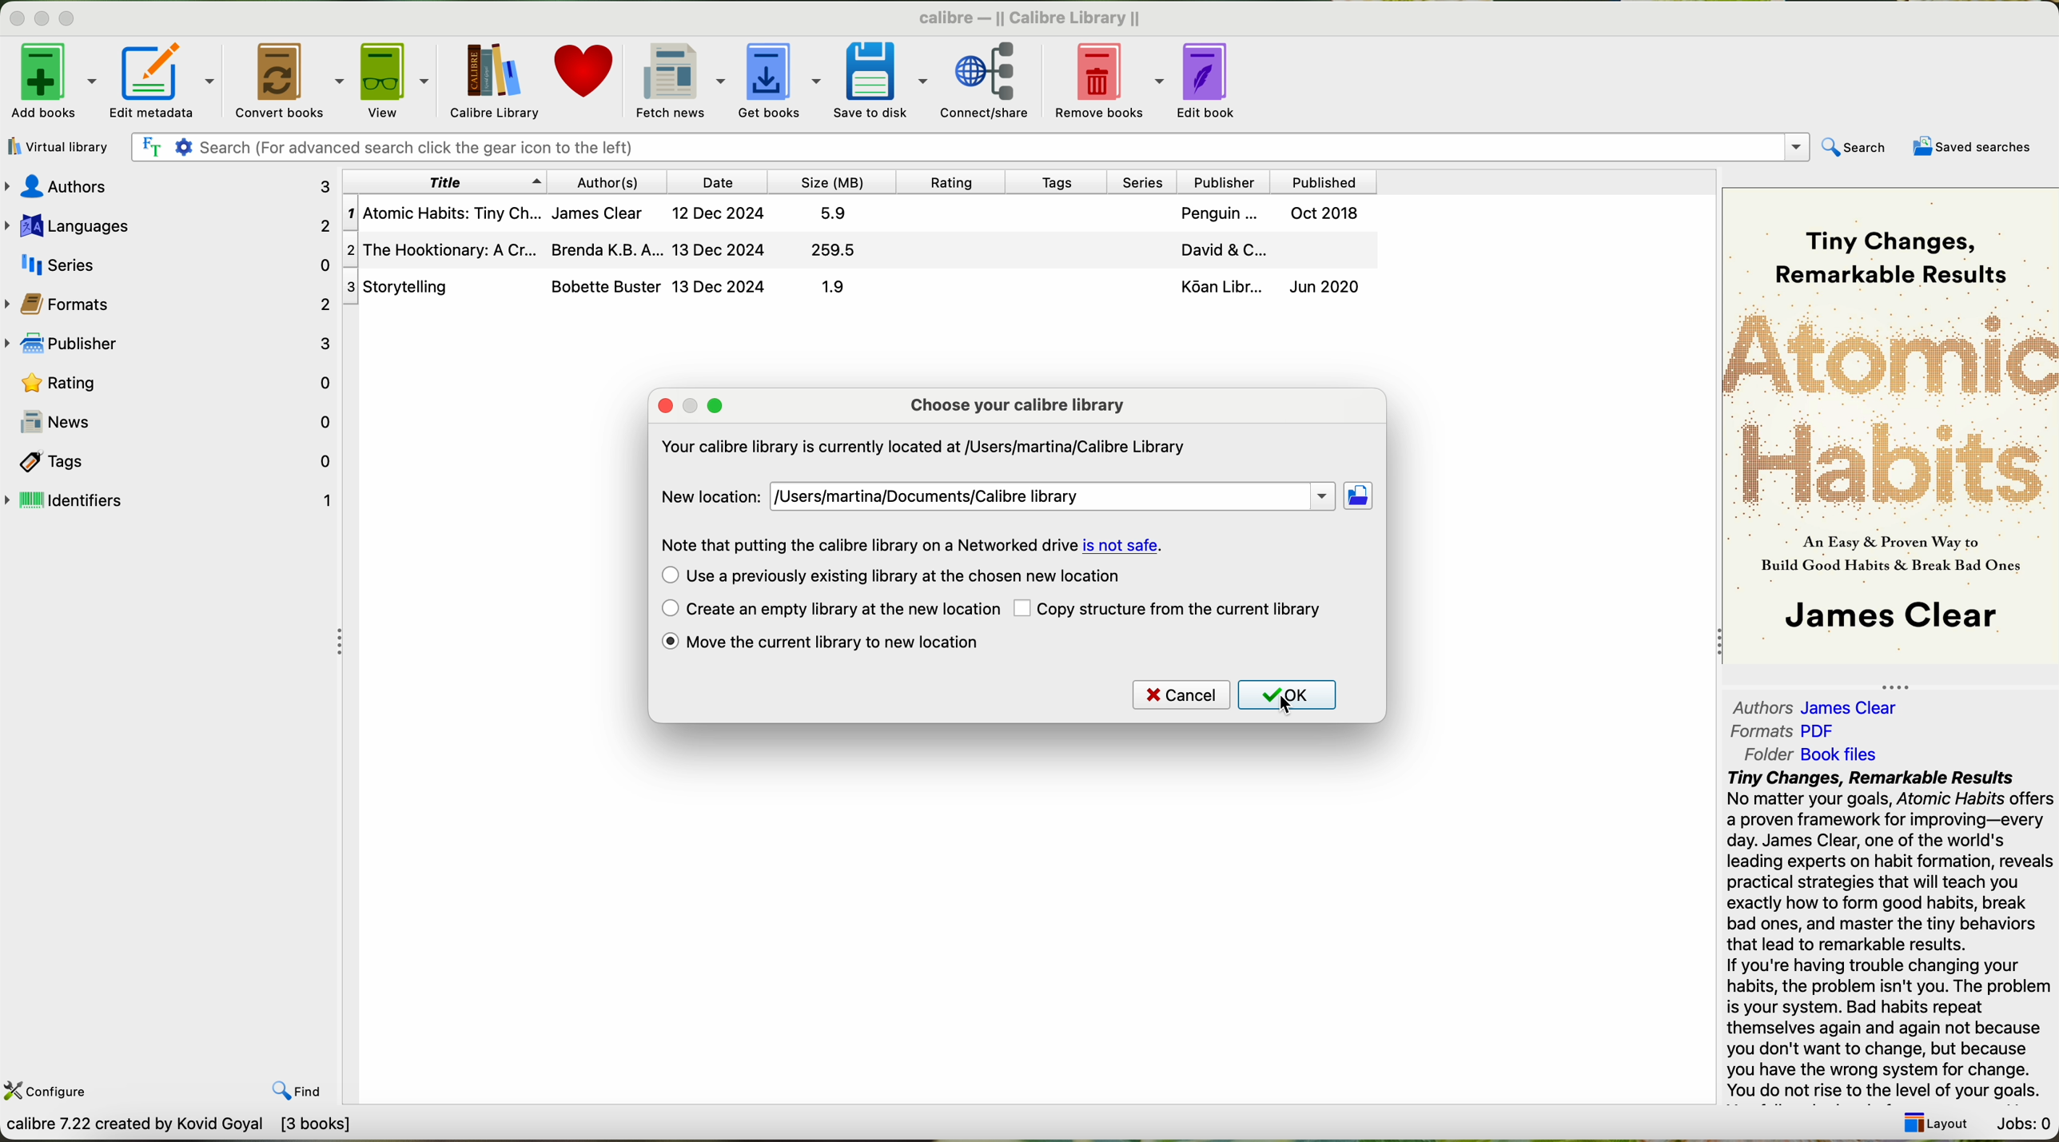 Image resolution: width=2059 pixels, height=1142 pixels. What do you see at coordinates (1887, 935) in the screenshot?
I see `Tiny Changes, Remarkable Results

No matter your goals, Atomic Habits offer
a proven framework for improving—every
day. James Clear, one of the world's
leading experts on habit formation, revea
practical strategies that will teach you
exactly how to form good habits, break
bad ones, and master the tiny behaviors
that lead to remarkable results.

If you're having trouble changing your
habits, the problem isn't you. The probler
is your system. Bad habits repeat
themselves again and again not because
you don't want to change, but because
you have the wrong system for change.
You do not rise to the level of your goals.` at bounding box center [1887, 935].